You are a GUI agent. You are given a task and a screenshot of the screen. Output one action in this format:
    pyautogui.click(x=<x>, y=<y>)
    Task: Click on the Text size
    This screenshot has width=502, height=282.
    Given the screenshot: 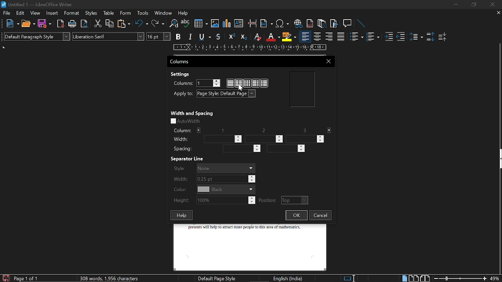 What is the action you would take?
    pyautogui.click(x=158, y=36)
    